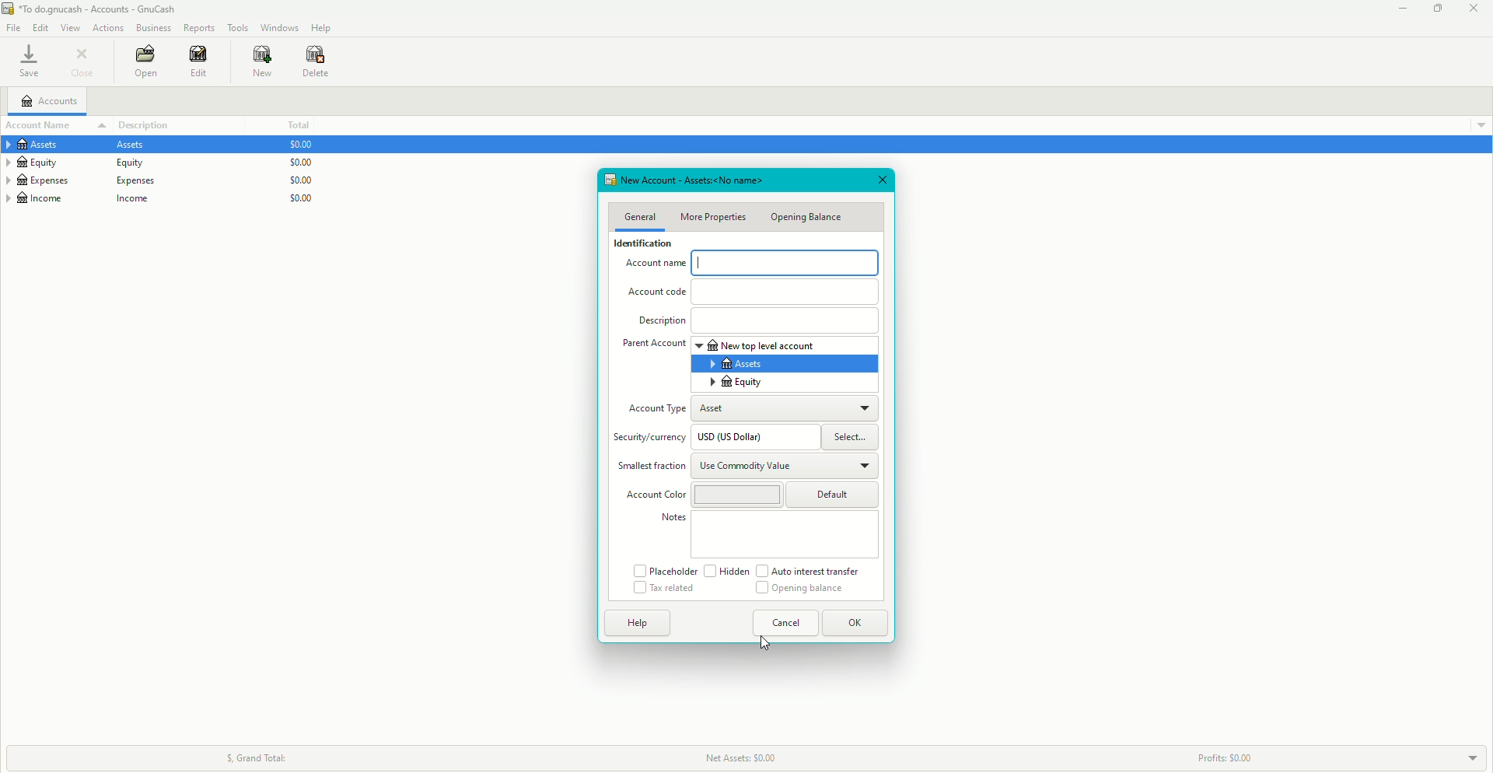  What do you see at coordinates (295, 176) in the screenshot?
I see `$0` at bounding box center [295, 176].